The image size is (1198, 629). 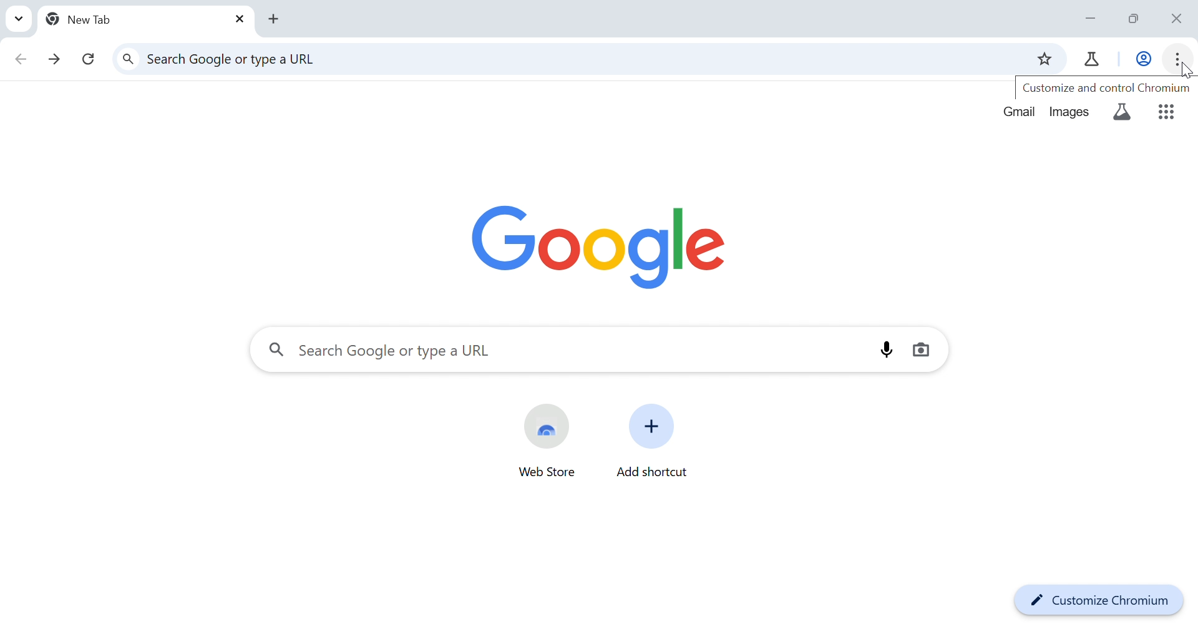 I want to click on New tab, so click(x=84, y=19).